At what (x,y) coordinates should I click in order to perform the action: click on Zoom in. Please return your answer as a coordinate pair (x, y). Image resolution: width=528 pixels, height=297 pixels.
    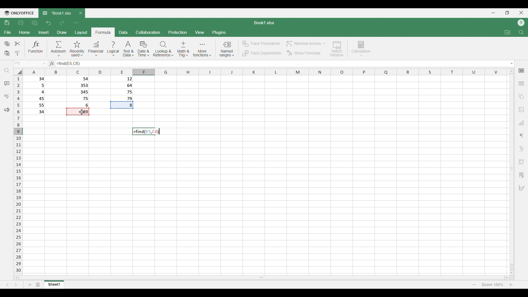
    Looking at the image, I should click on (511, 285).